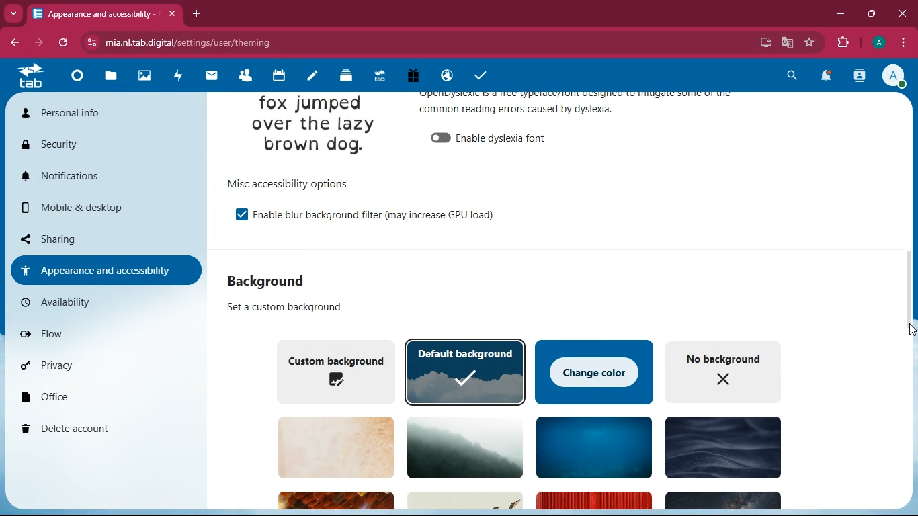 The image size is (918, 516). Describe the element at coordinates (240, 214) in the screenshot. I see `on` at that location.